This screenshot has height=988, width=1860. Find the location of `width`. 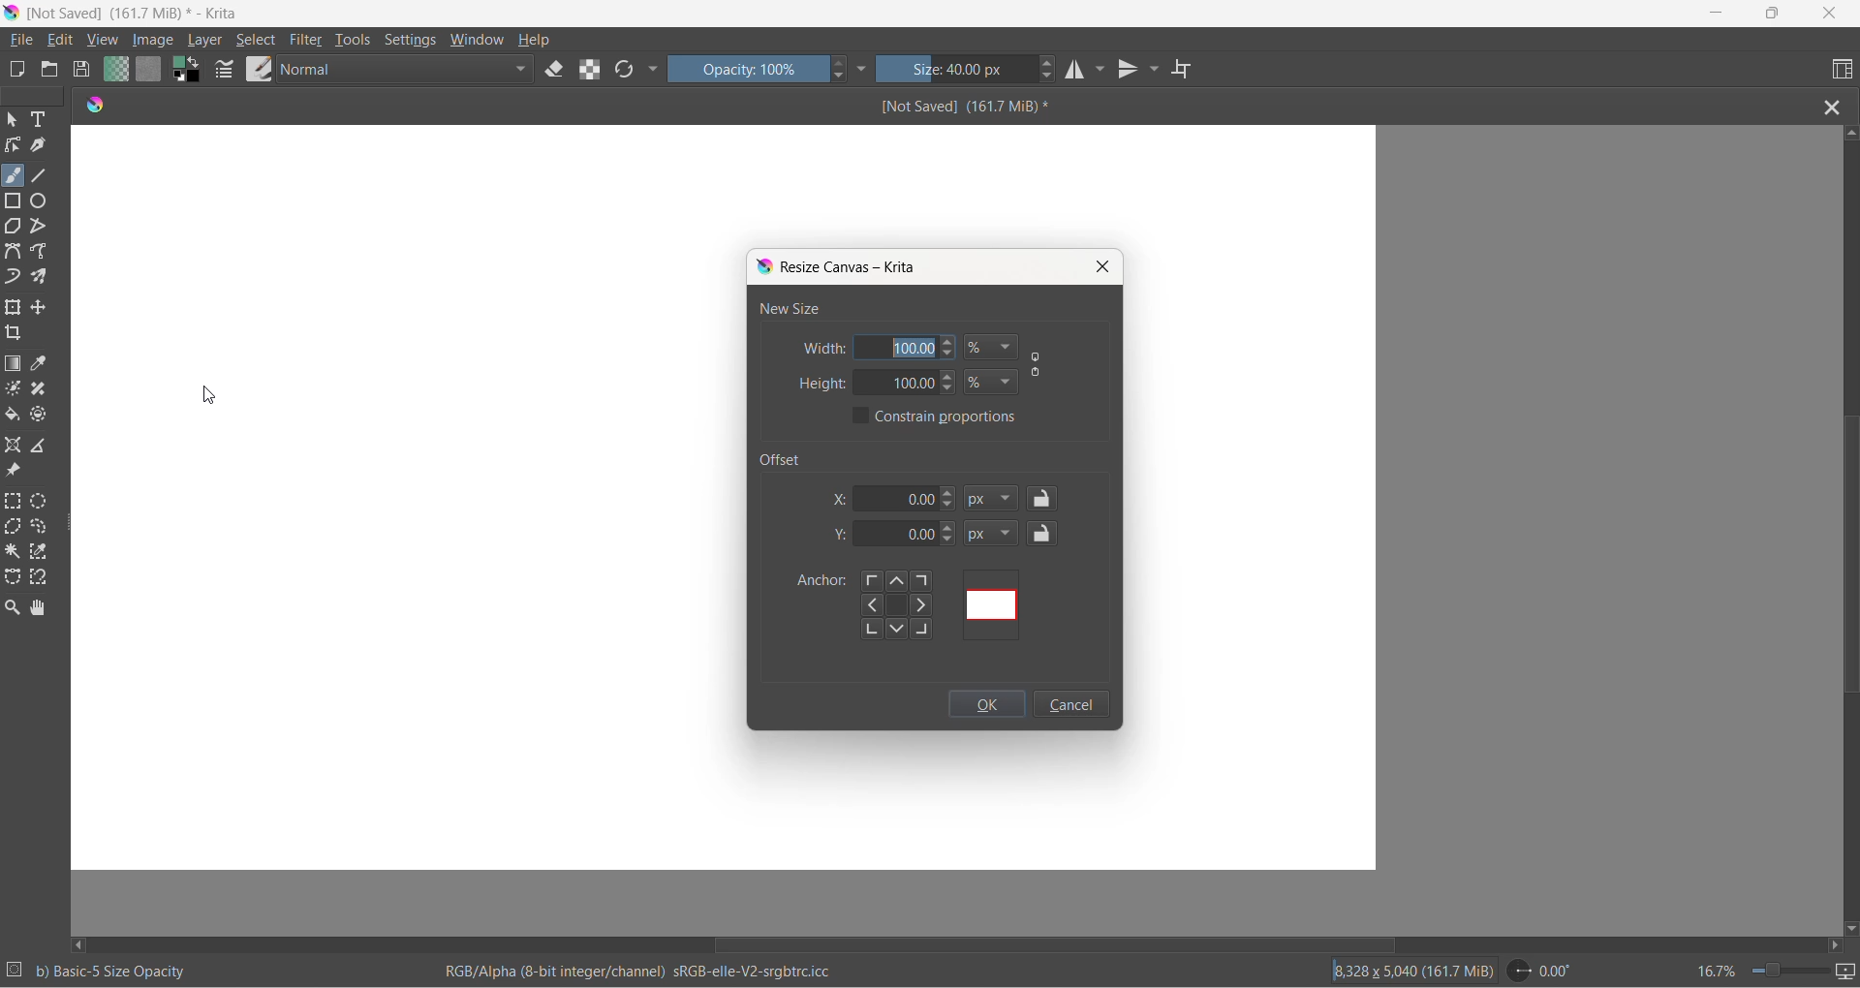

width is located at coordinates (822, 349).